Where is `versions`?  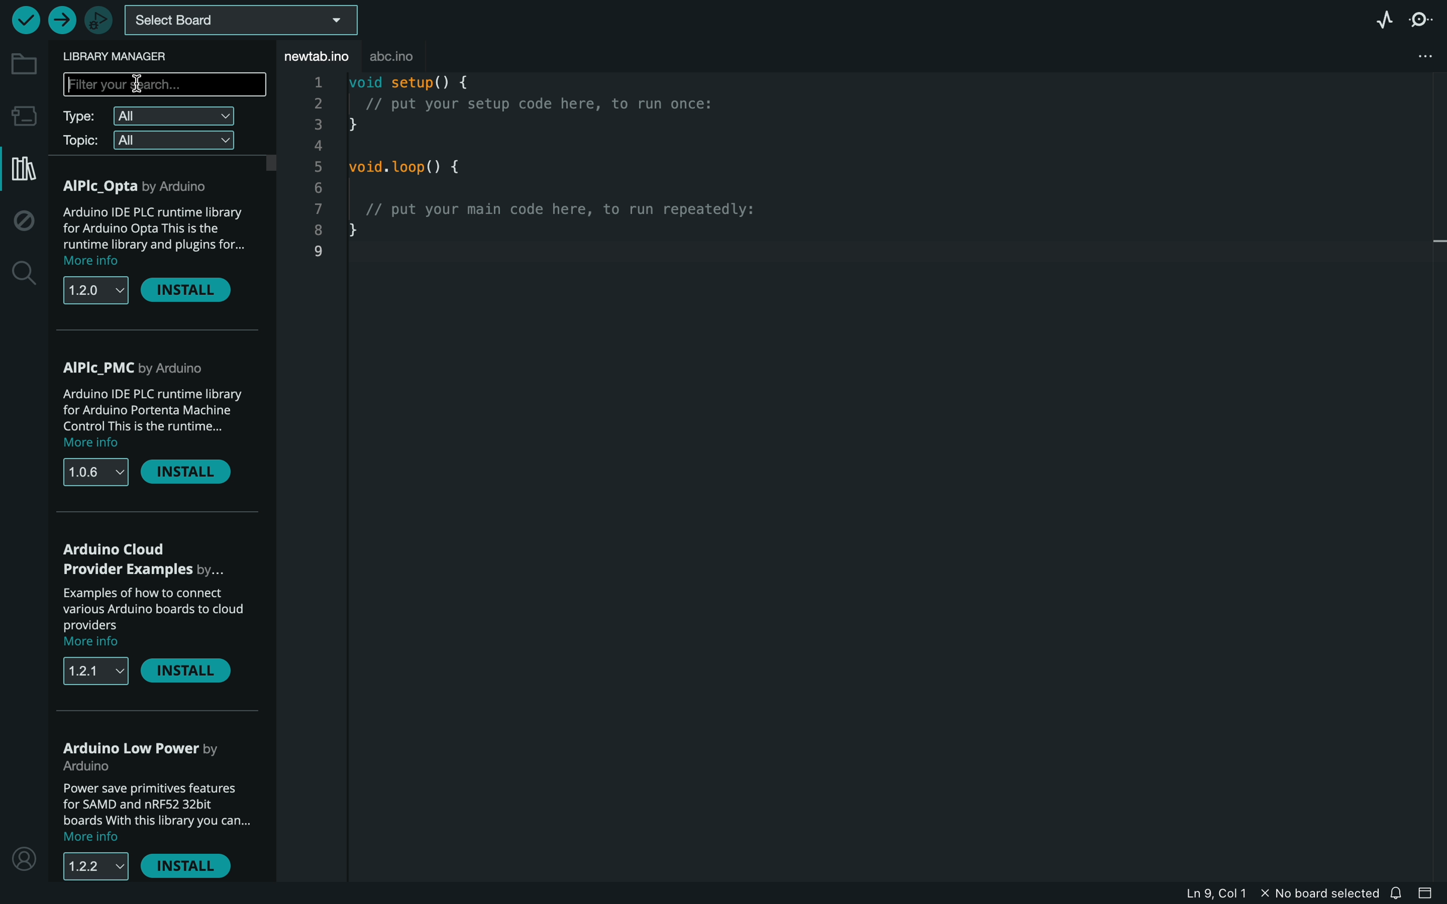 versions is located at coordinates (97, 670).